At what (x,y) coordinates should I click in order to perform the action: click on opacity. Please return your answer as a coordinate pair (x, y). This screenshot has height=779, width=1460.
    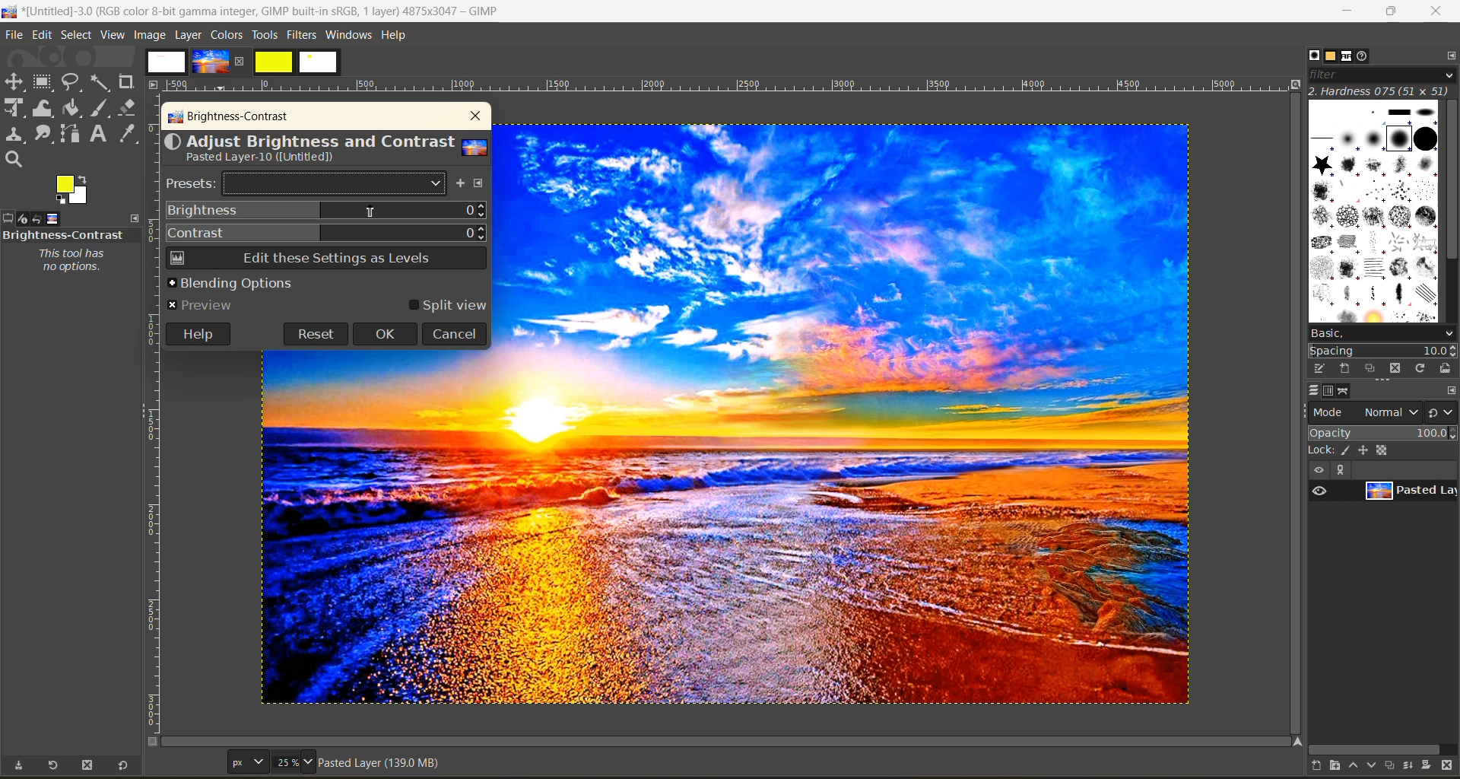
    Looking at the image, I should click on (1382, 432).